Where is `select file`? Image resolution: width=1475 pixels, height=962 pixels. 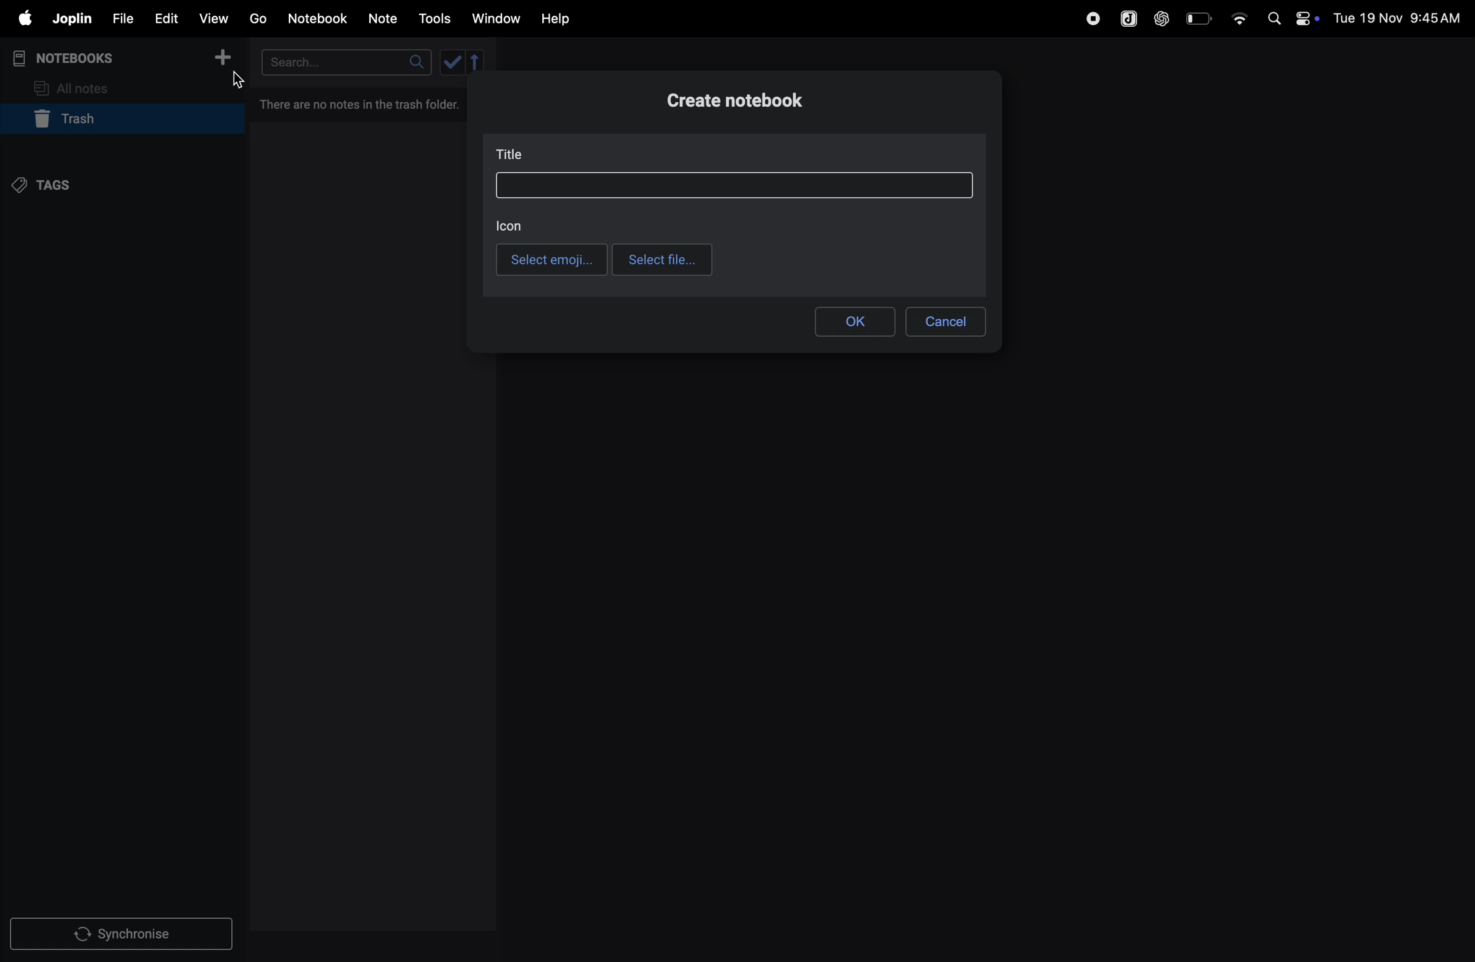 select file is located at coordinates (663, 259).